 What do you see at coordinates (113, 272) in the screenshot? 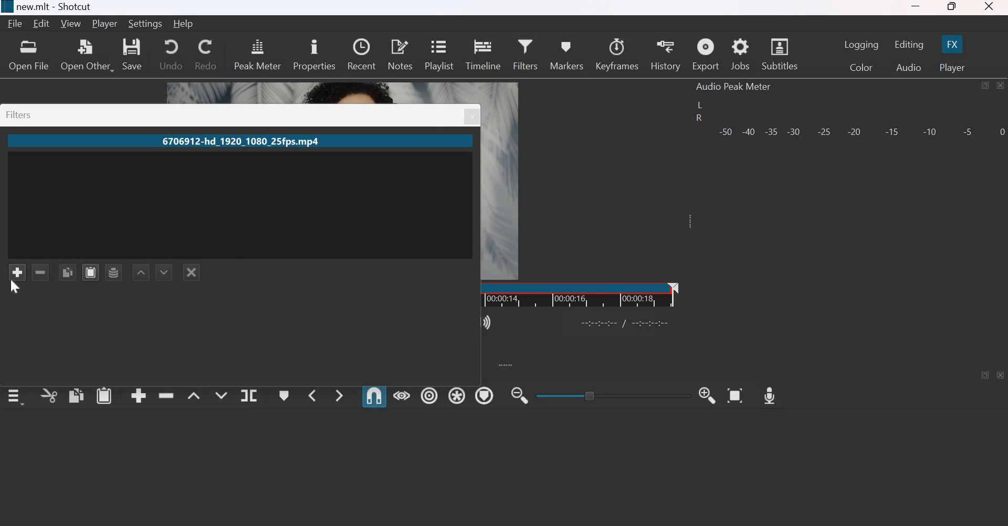
I see `save a filter set` at bounding box center [113, 272].